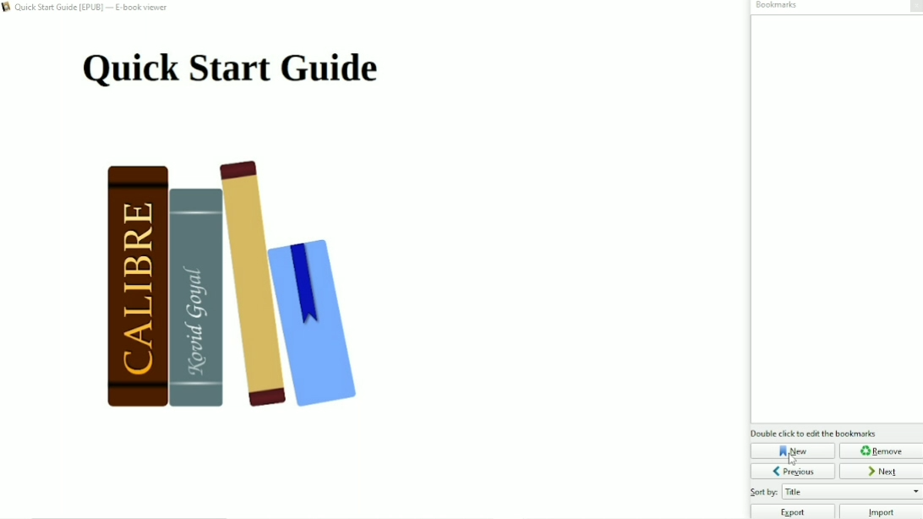  I want to click on Title, so click(230, 69).